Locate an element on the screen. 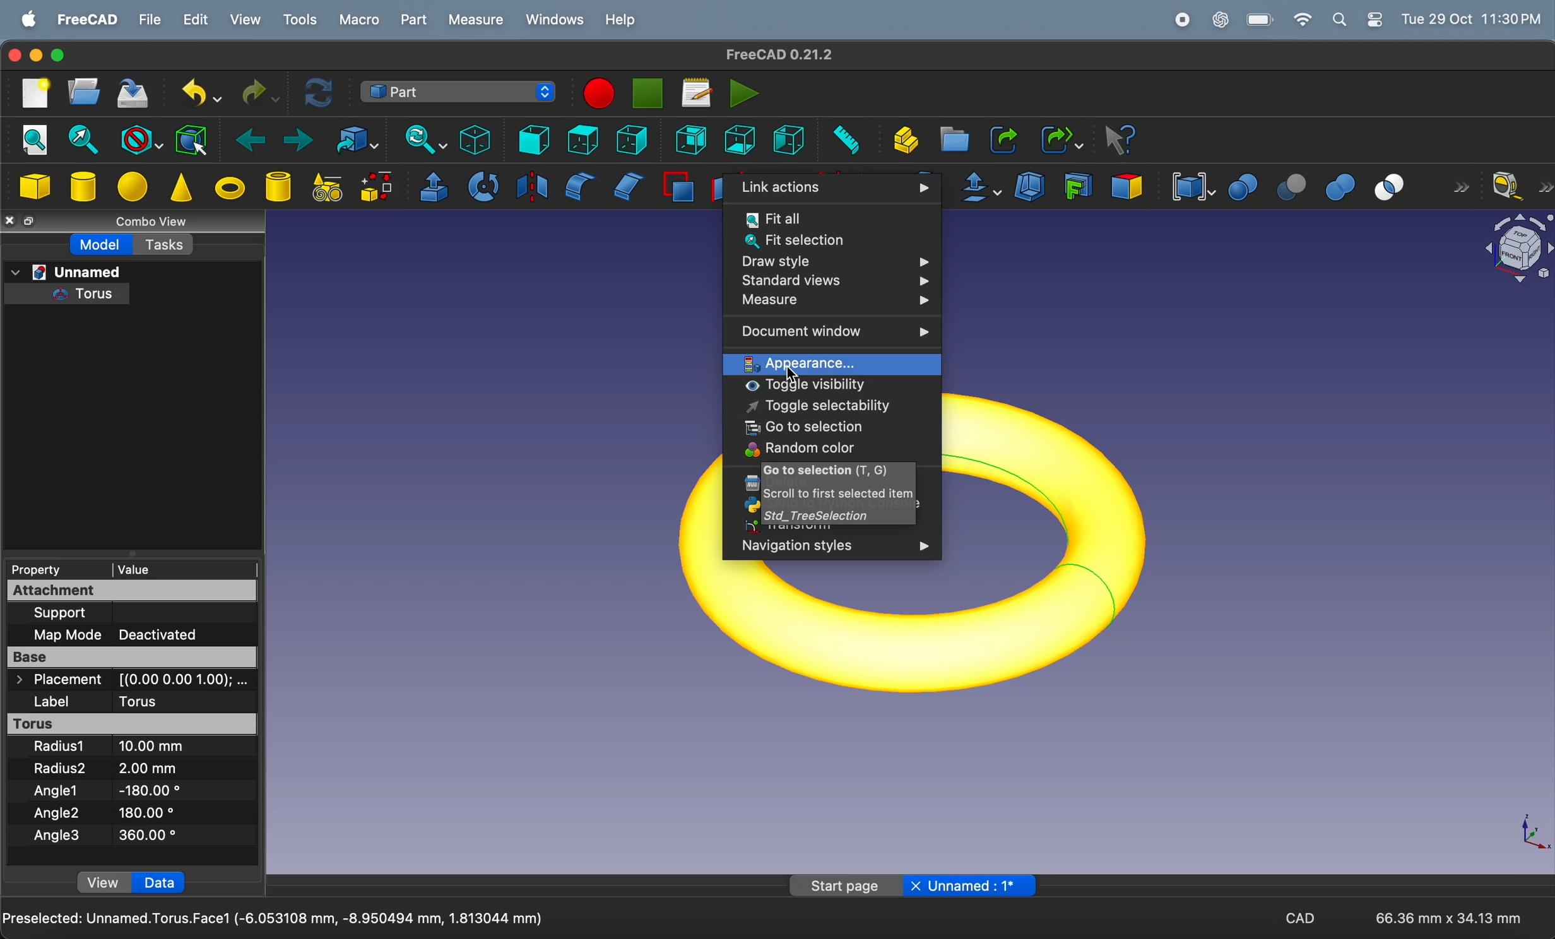  Start page is located at coordinates (840, 885).